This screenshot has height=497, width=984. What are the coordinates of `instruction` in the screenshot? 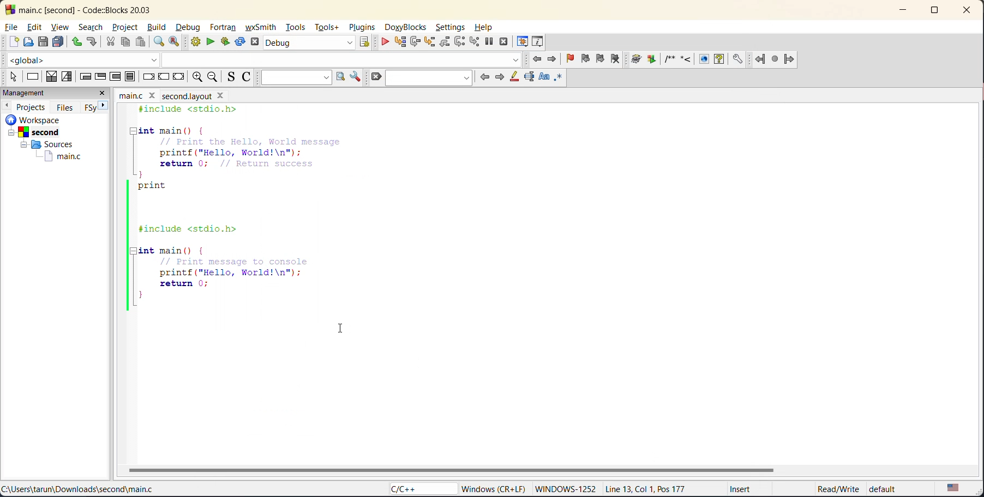 It's located at (33, 78).